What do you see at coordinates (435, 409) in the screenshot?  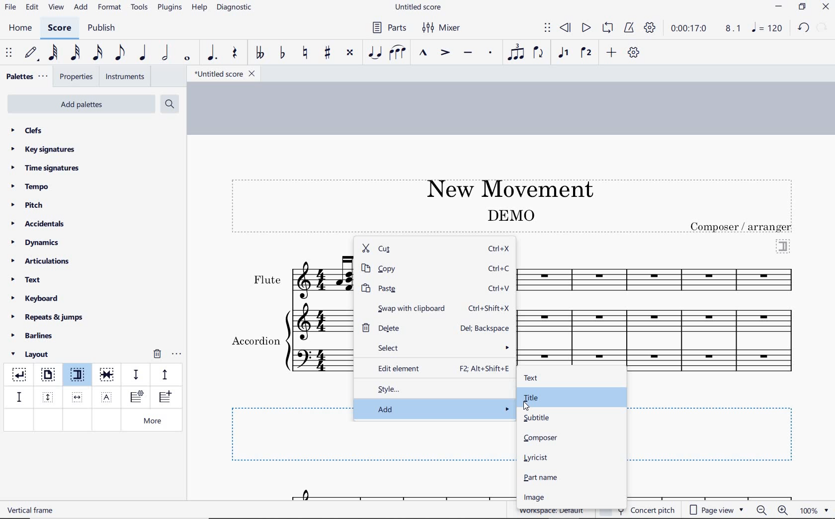 I see `add` at bounding box center [435, 409].